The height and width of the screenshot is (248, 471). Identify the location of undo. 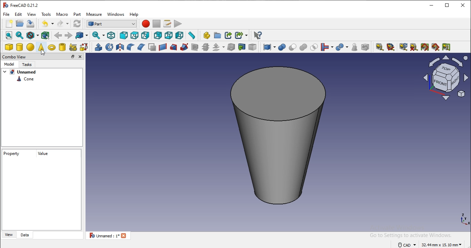
(43, 24).